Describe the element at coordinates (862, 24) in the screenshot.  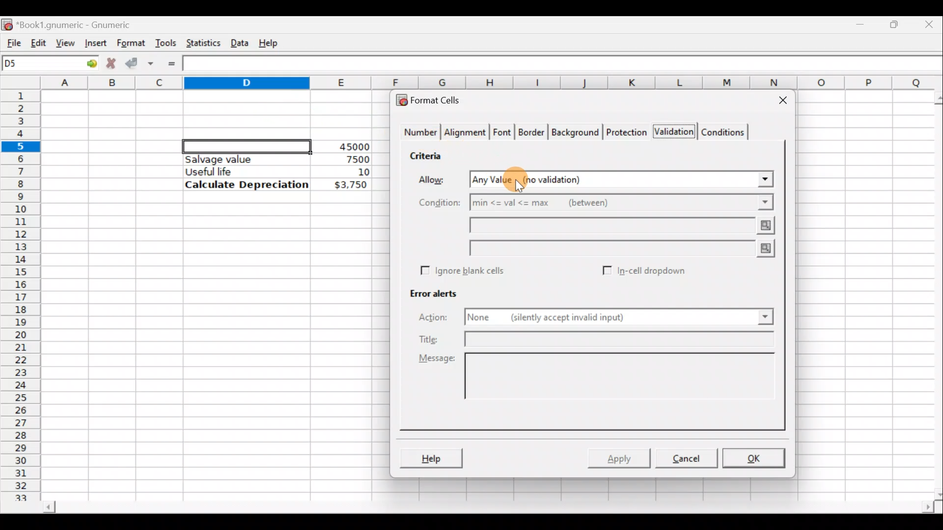
I see `Minimize` at that location.